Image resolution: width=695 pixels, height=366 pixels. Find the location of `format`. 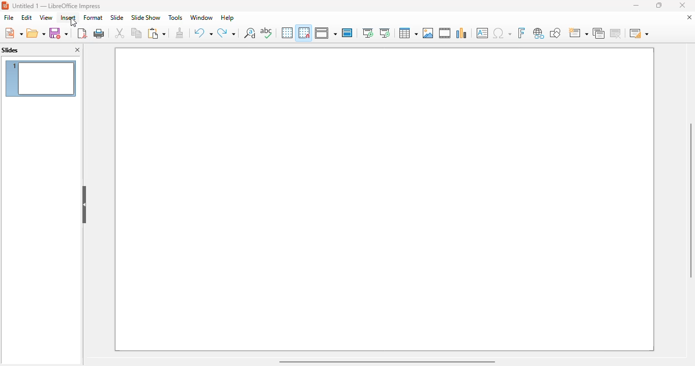

format is located at coordinates (93, 17).